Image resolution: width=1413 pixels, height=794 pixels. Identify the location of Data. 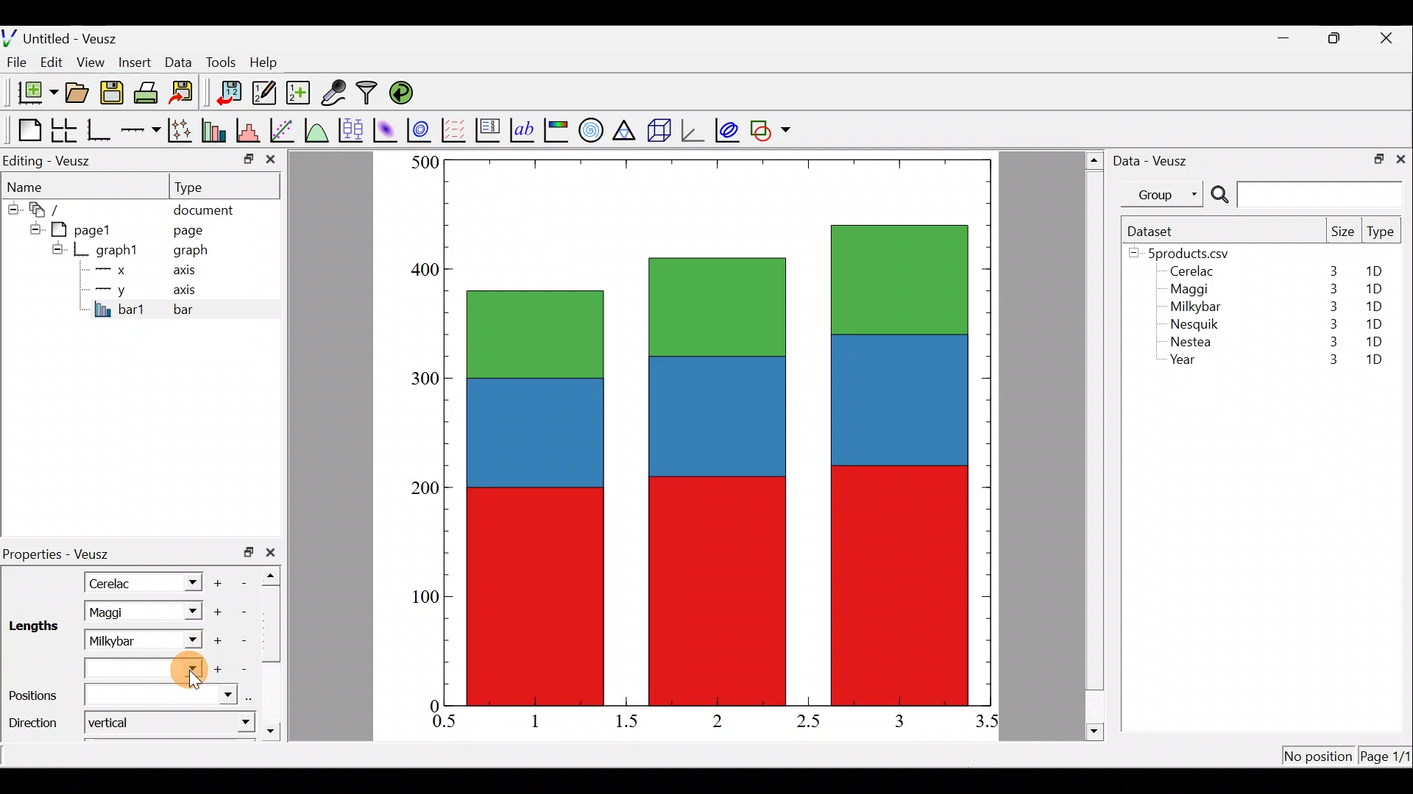
(178, 61).